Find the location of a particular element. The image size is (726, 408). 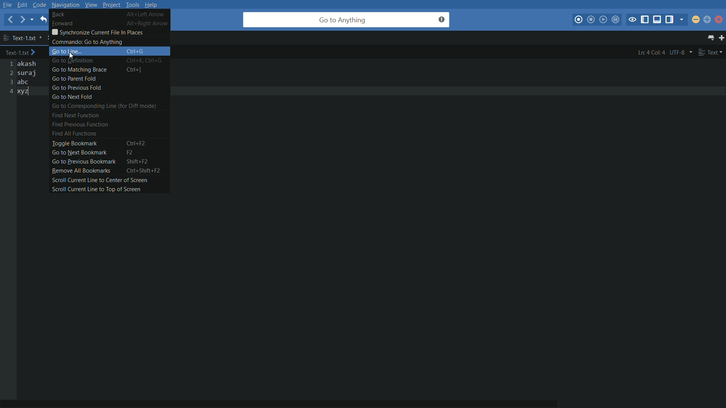

go to matching place is located at coordinates (79, 70).